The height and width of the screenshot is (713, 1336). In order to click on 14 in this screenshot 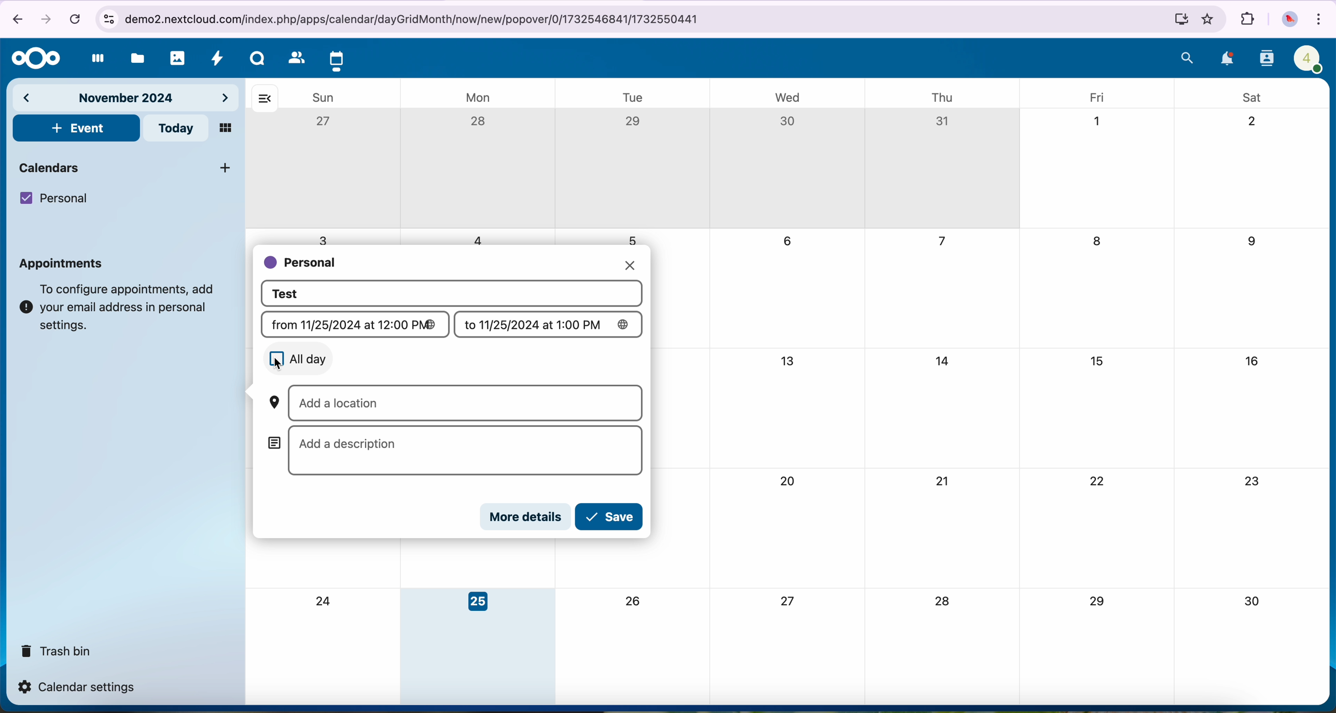, I will do `click(946, 362)`.